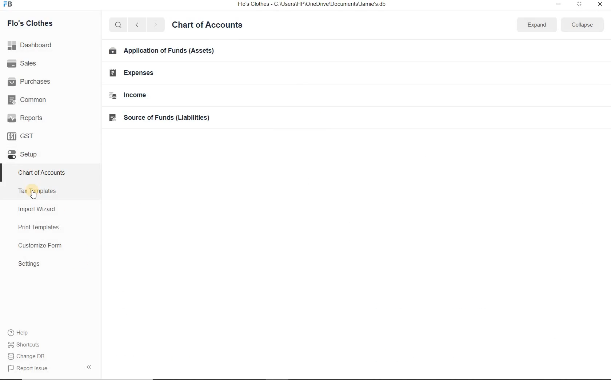 The image size is (611, 380). I want to click on Search Bar, so click(119, 24).